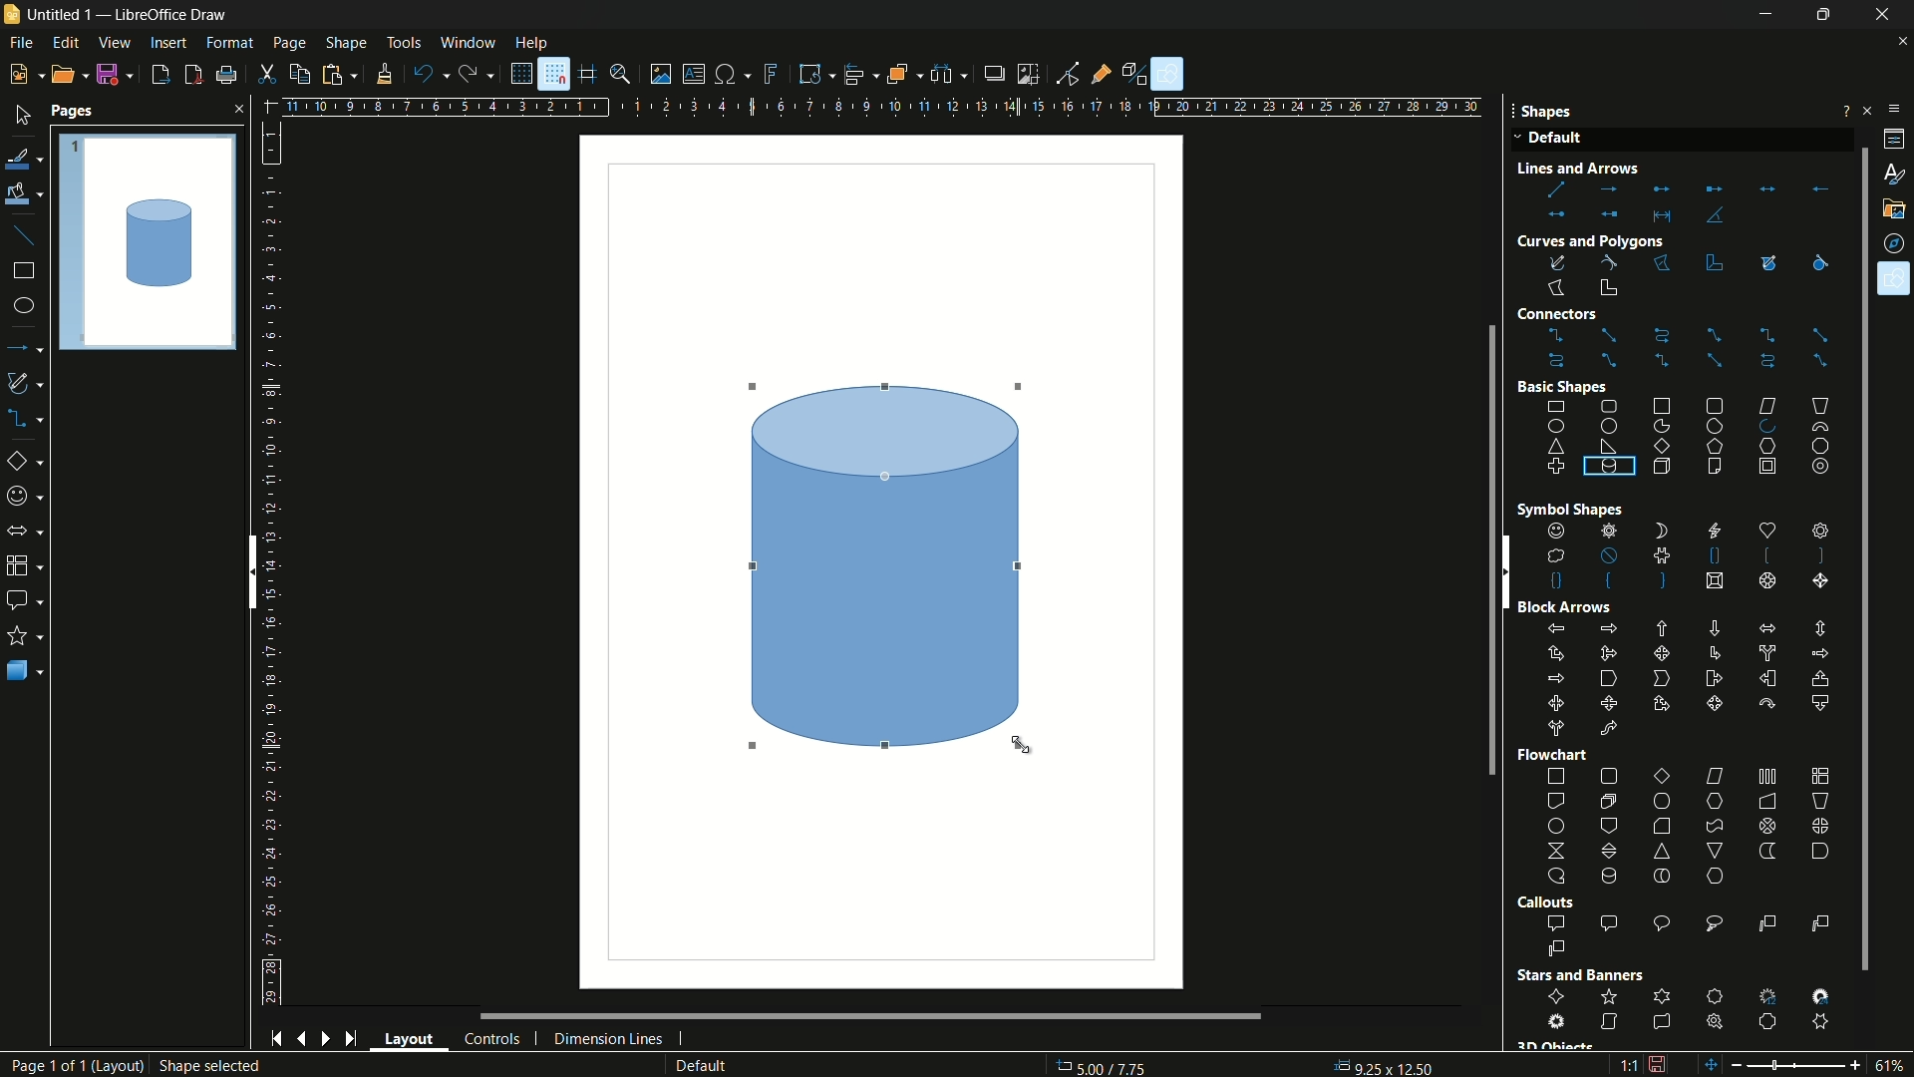 The image size is (1914, 1077). Describe the element at coordinates (1888, 15) in the screenshot. I see `close app` at that location.